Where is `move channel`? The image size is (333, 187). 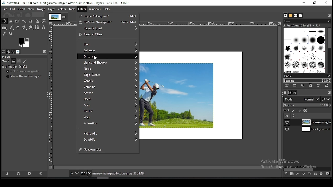 move channel is located at coordinates (20, 61).